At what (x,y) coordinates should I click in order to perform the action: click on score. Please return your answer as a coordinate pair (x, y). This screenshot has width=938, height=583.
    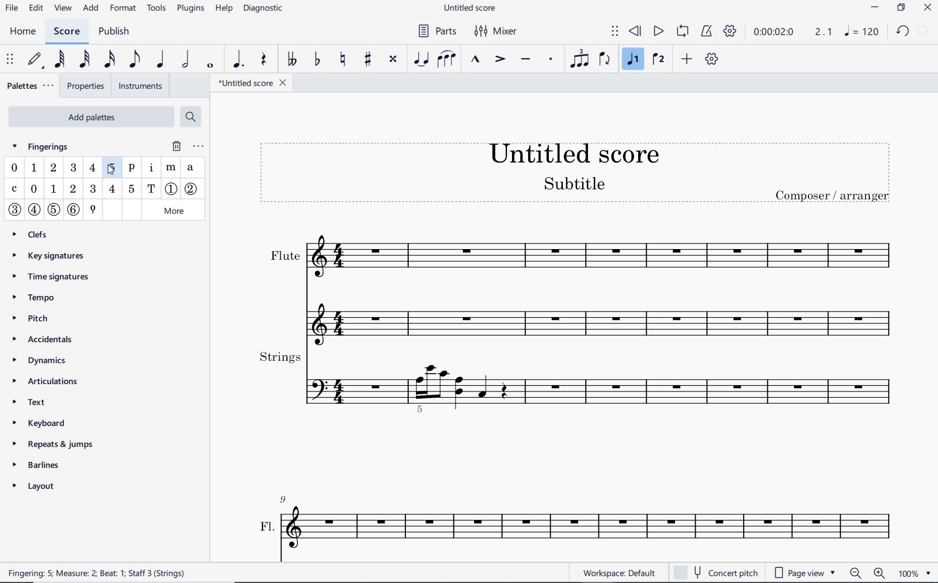
    Looking at the image, I should click on (65, 32).